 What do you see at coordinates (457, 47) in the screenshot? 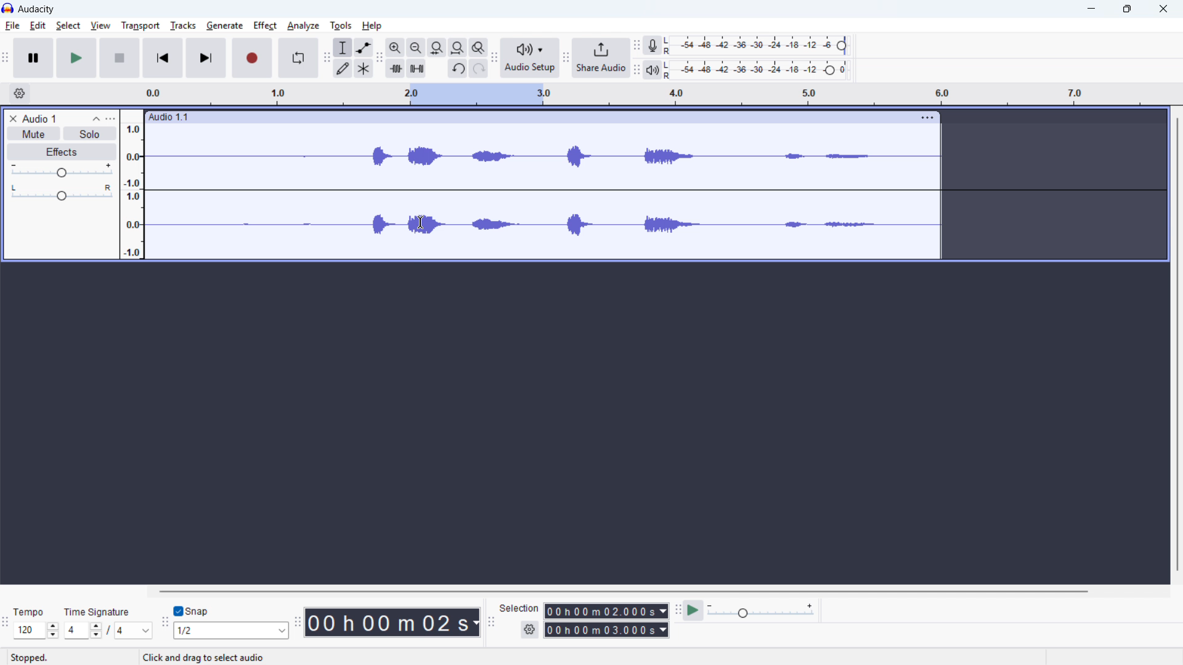
I see `Fit project to width` at bounding box center [457, 47].